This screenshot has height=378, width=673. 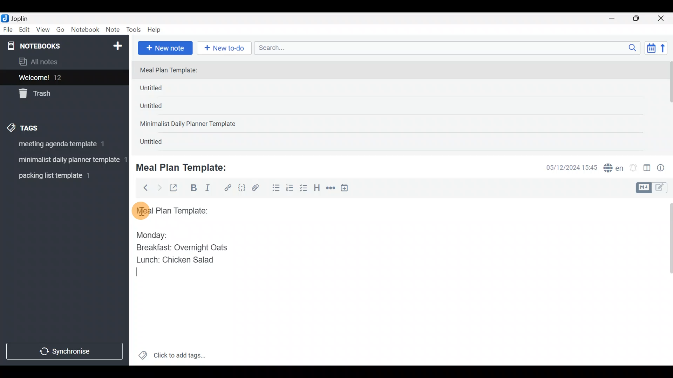 I want to click on Date & time, so click(x=566, y=167).